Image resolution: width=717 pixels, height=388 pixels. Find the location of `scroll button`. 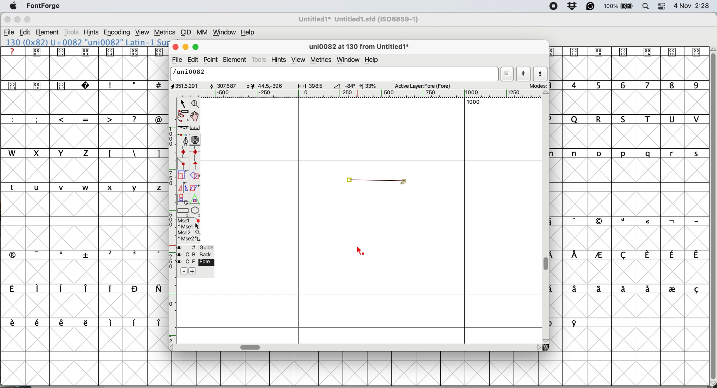

scroll button is located at coordinates (538, 347).